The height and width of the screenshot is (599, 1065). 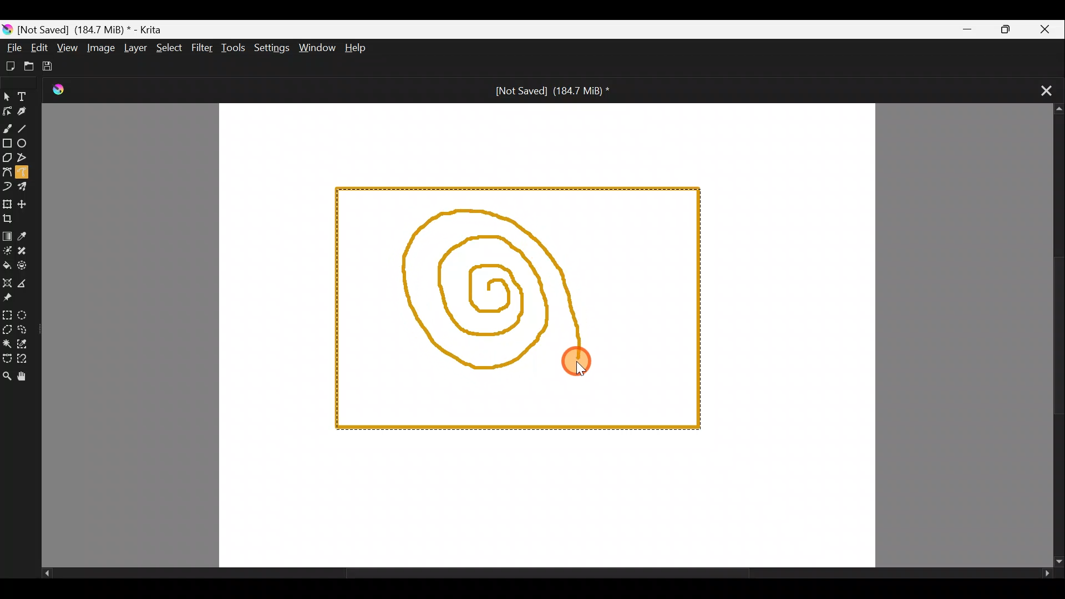 I want to click on Create new document, so click(x=11, y=66).